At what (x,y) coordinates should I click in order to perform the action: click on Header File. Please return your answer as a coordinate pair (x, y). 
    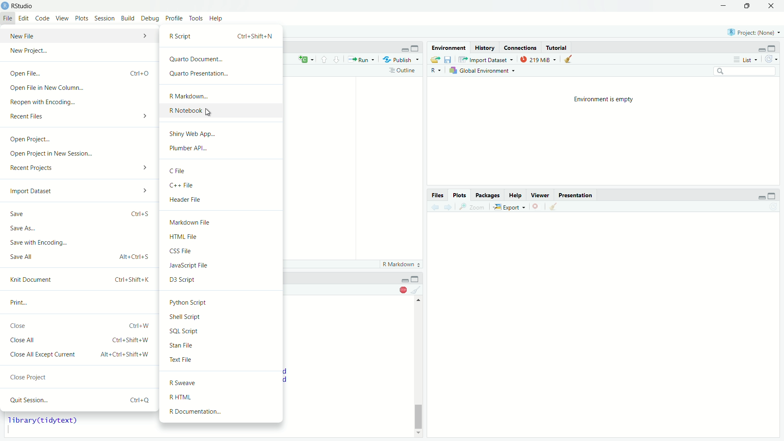
    Looking at the image, I should click on (222, 200).